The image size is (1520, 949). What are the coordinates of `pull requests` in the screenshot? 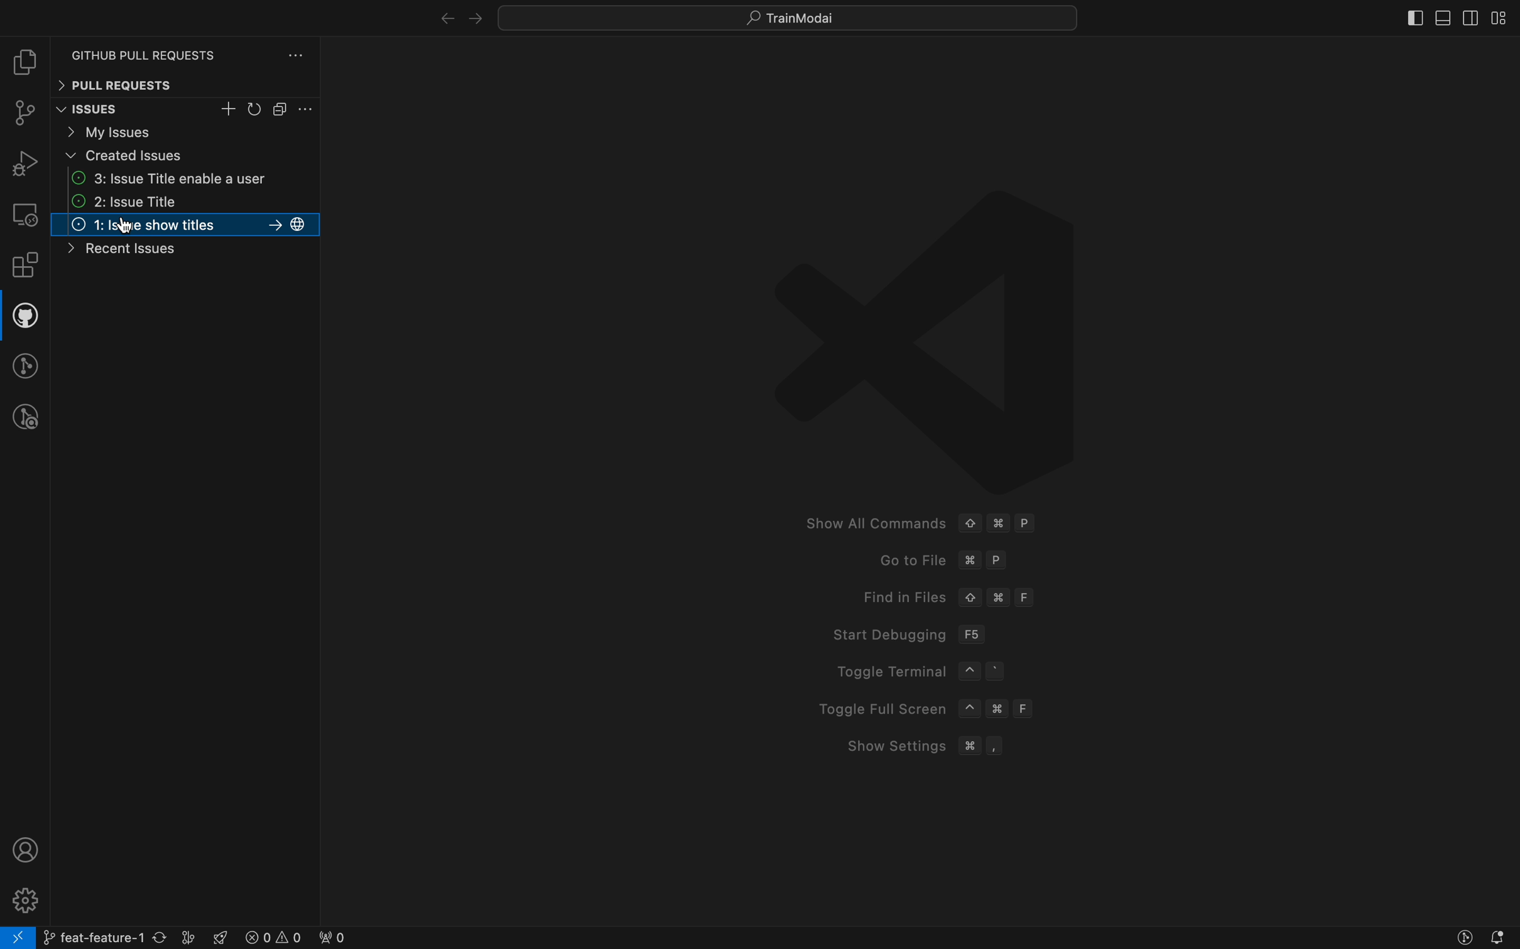 It's located at (185, 85).